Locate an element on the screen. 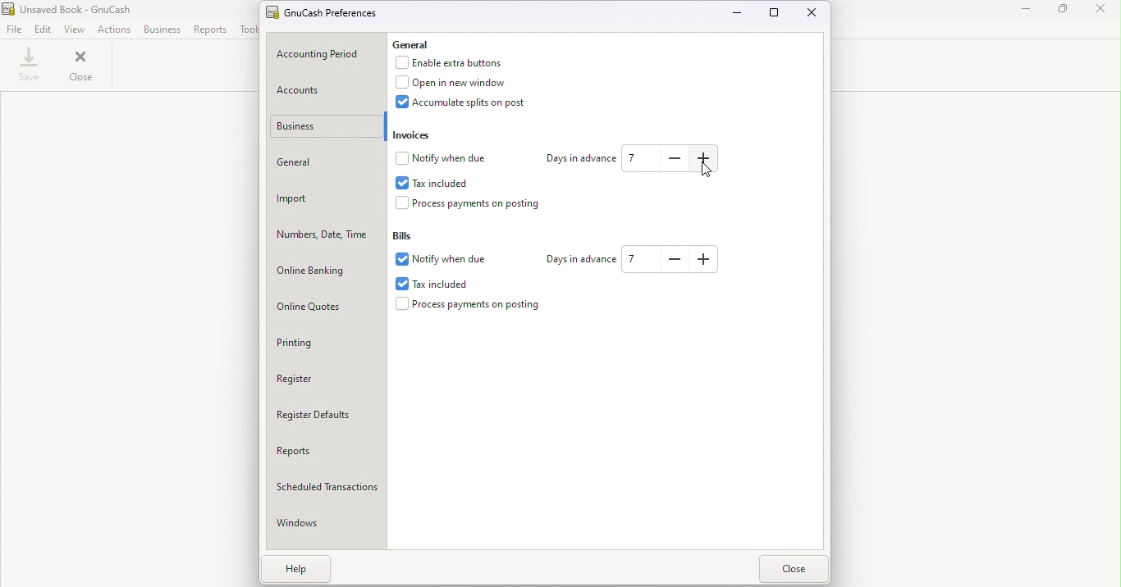  Cusror is located at coordinates (711, 175).